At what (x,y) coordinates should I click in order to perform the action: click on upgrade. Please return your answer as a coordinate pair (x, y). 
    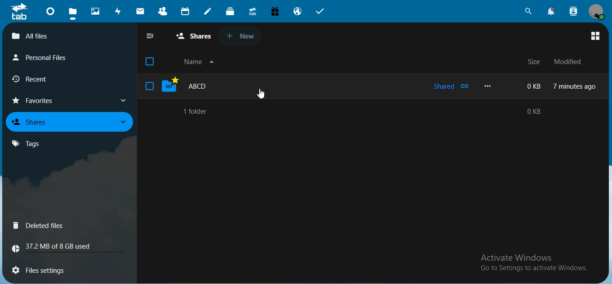
    Looking at the image, I should click on (254, 12).